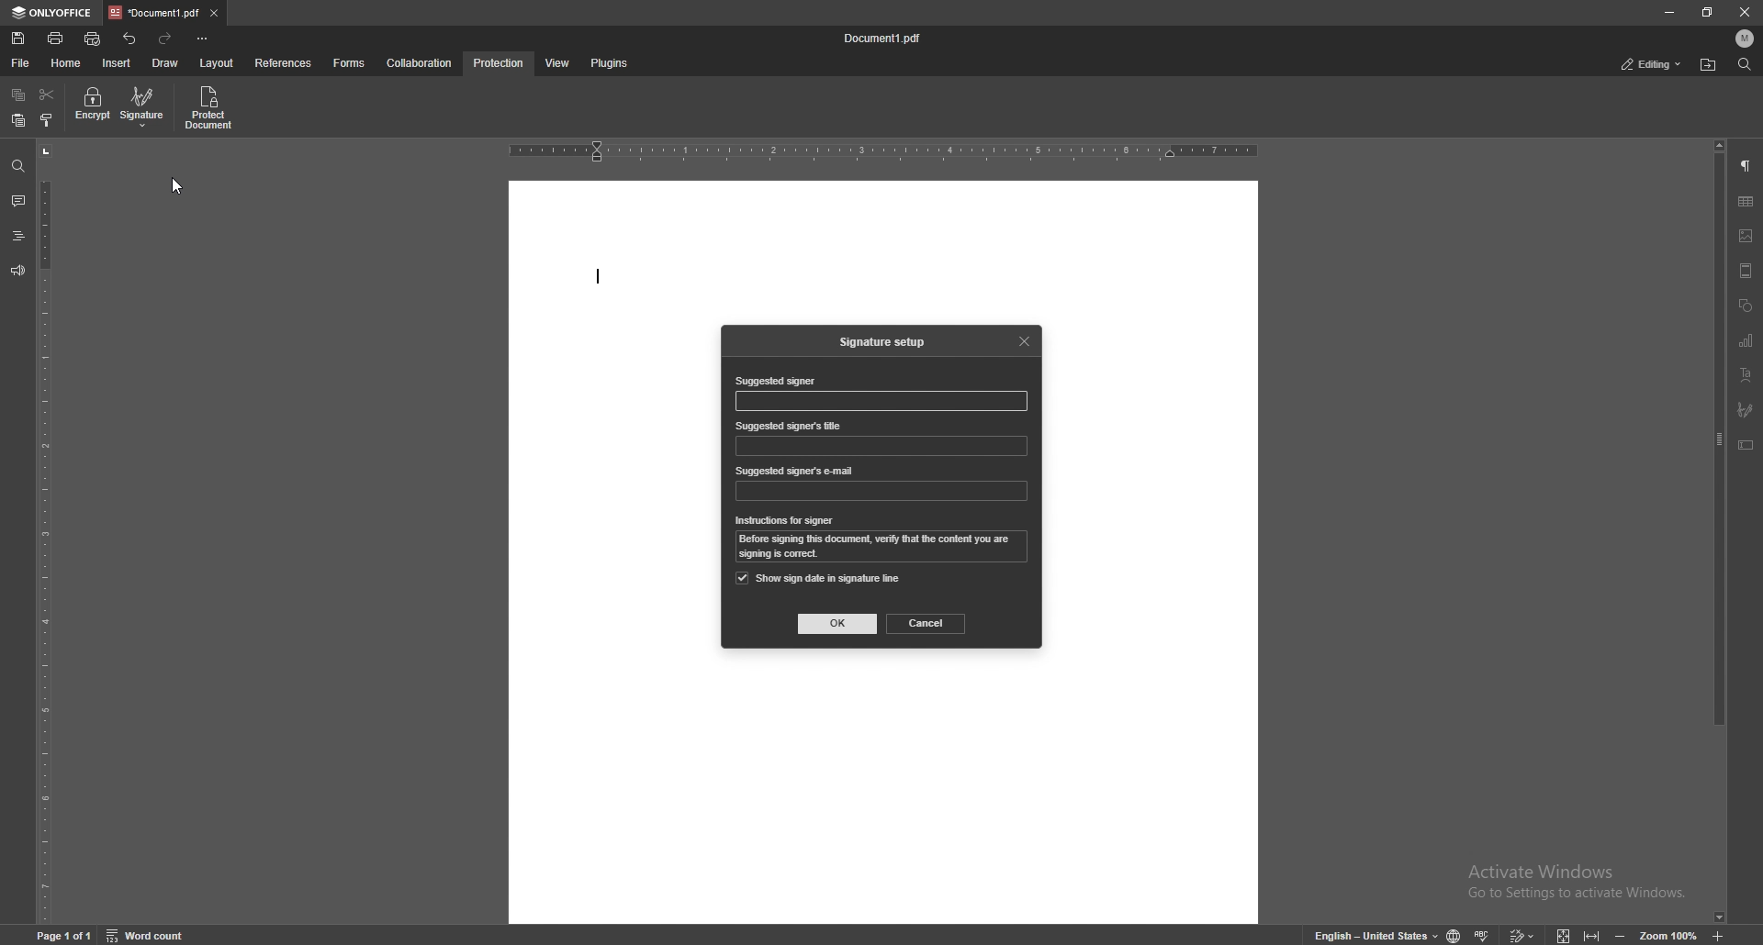 The width and height of the screenshot is (1763, 945). I want to click on collaboration, so click(421, 62).